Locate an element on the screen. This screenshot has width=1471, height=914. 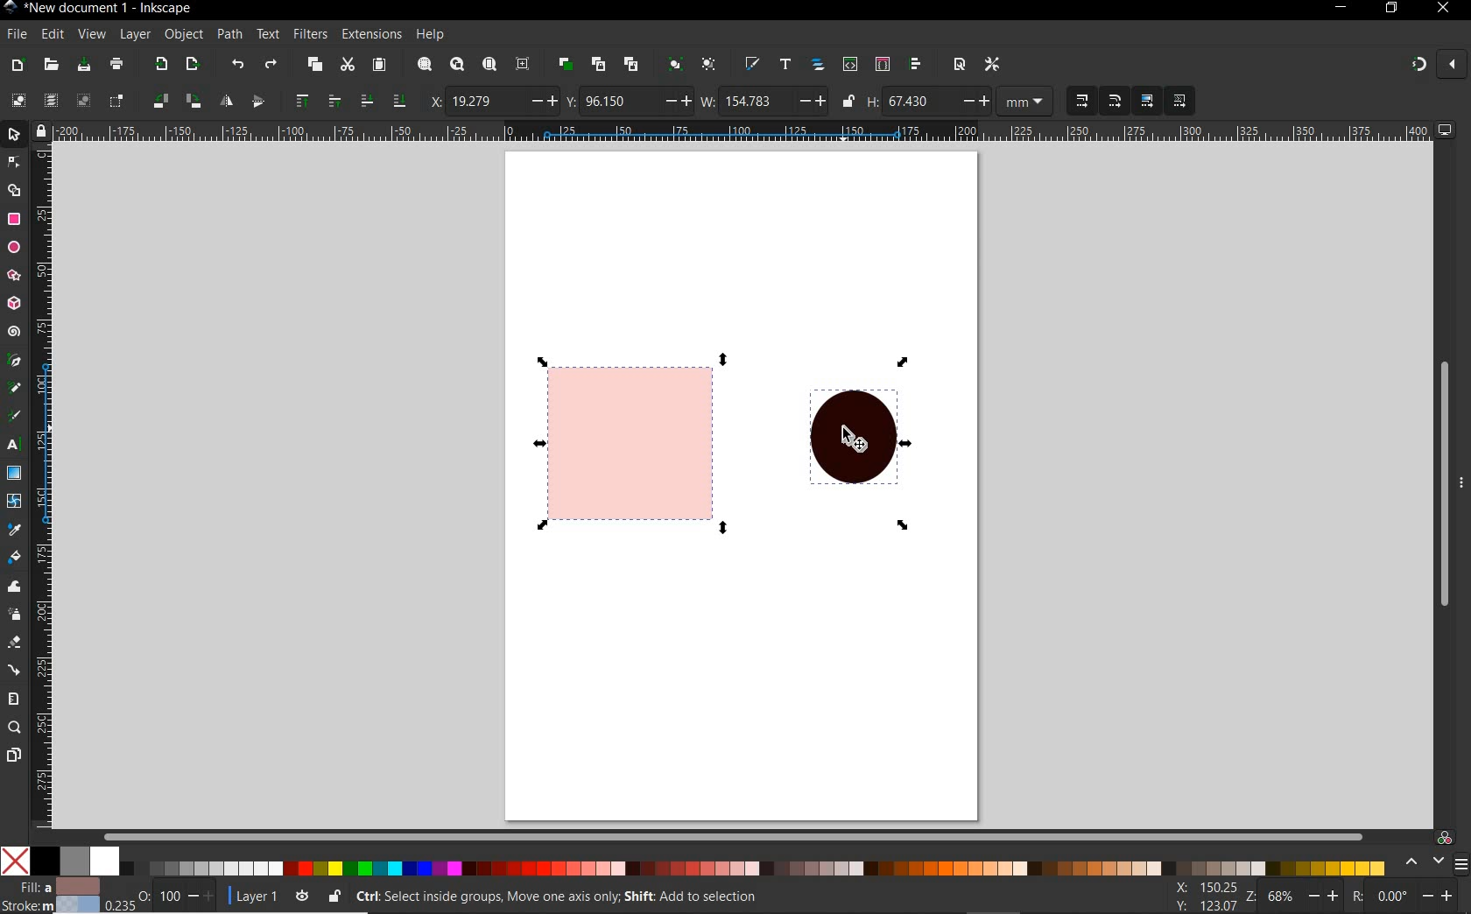
width selection is located at coordinates (764, 102).